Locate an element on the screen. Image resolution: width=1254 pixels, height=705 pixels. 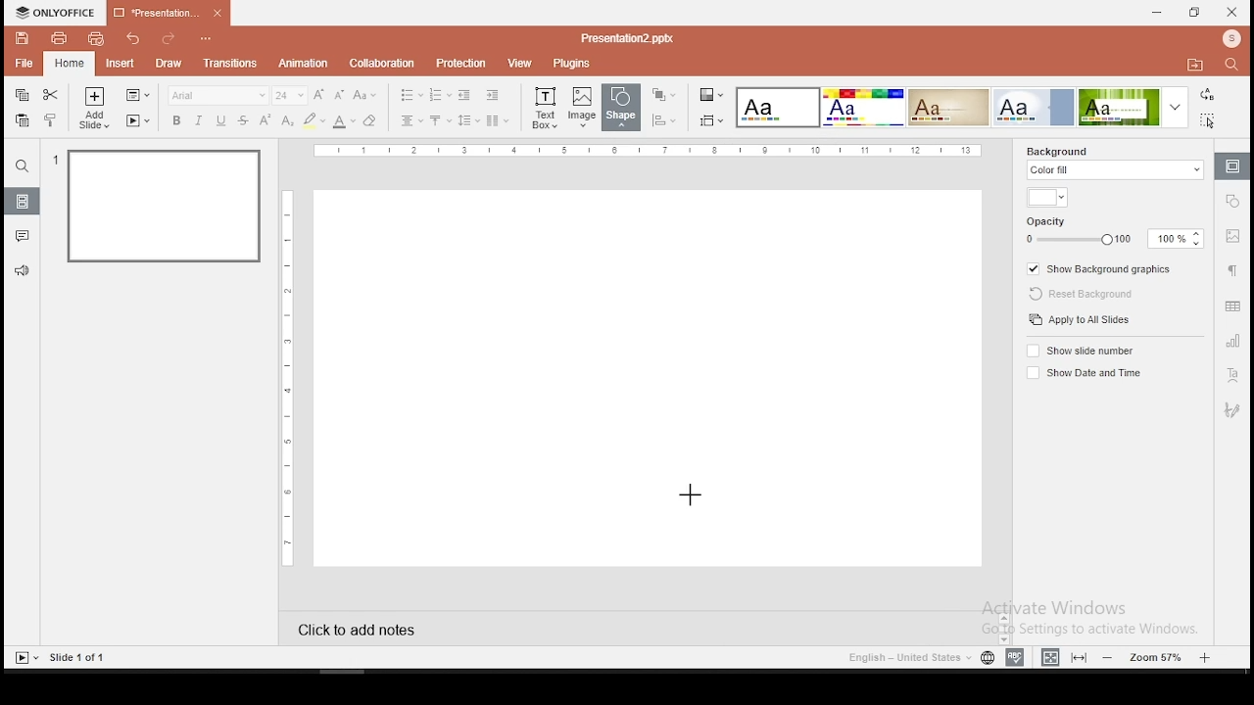
numbering is located at coordinates (441, 94).